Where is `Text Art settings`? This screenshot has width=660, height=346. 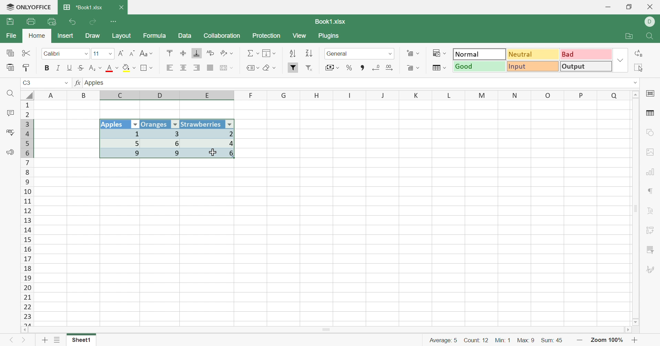 Text Art settings is located at coordinates (652, 211).